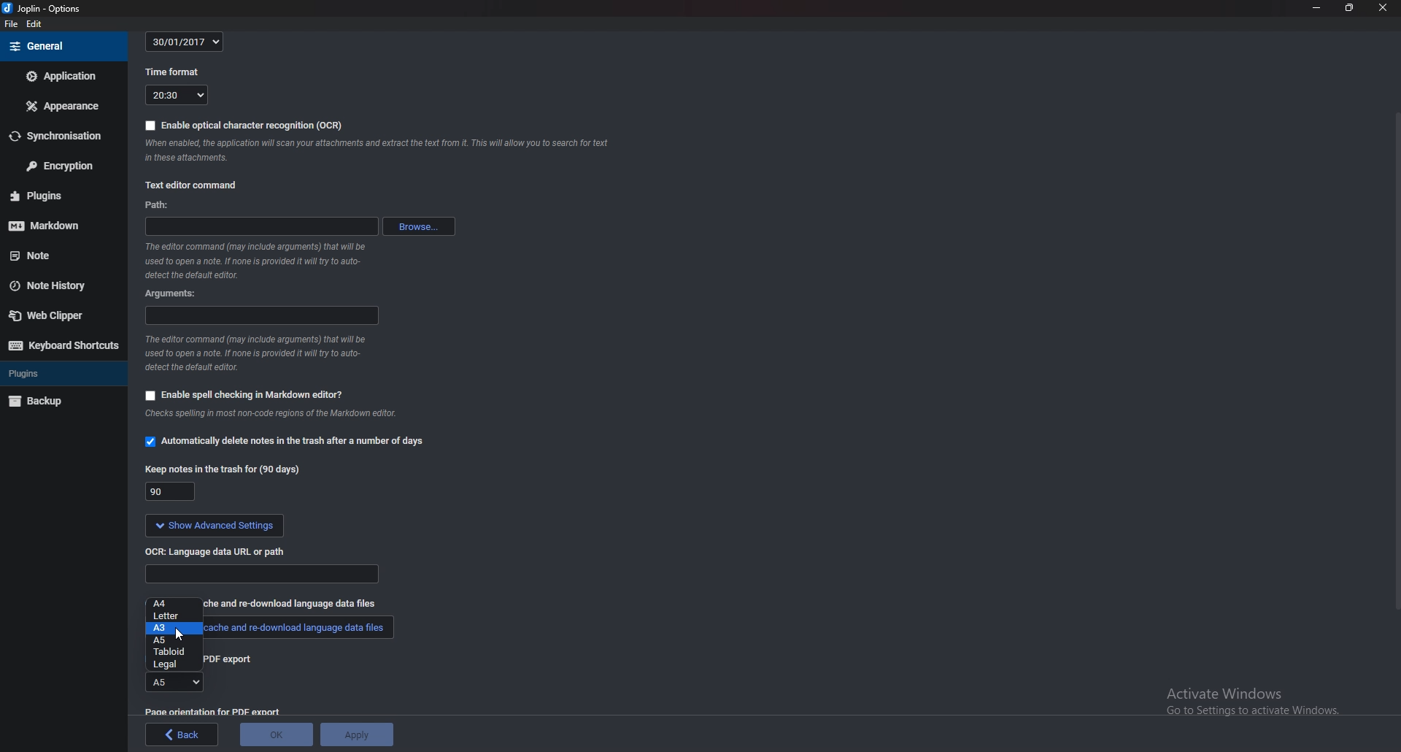  What do you see at coordinates (61, 372) in the screenshot?
I see `Plugins` at bounding box center [61, 372].